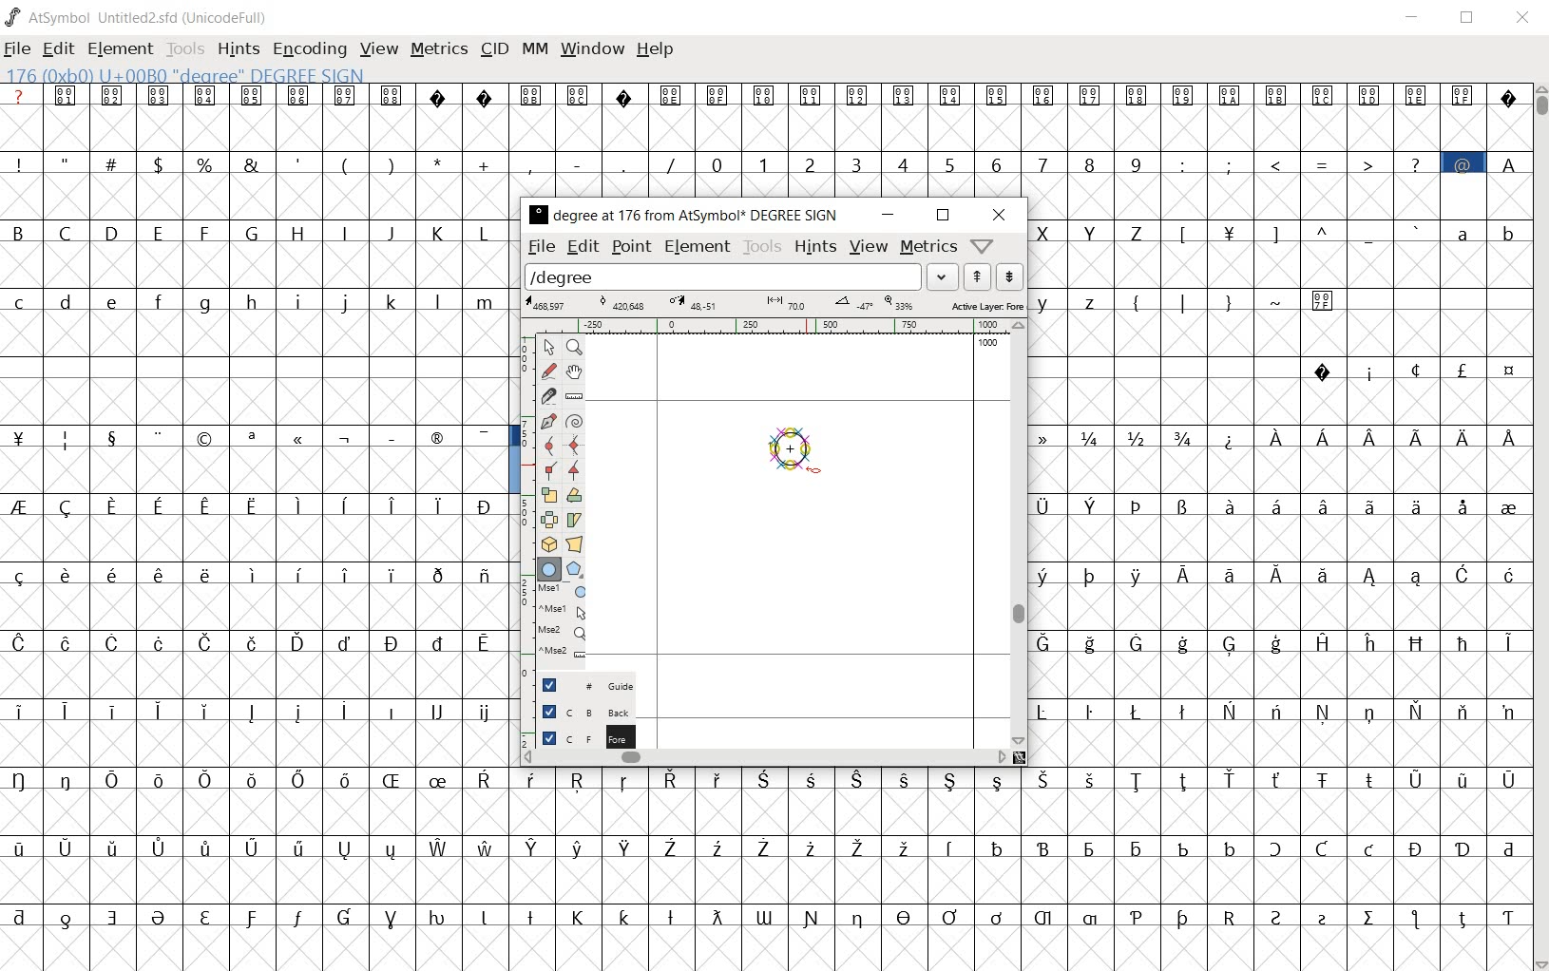 This screenshot has height=971, width=1549. What do you see at coordinates (629, 247) in the screenshot?
I see `point` at bounding box center [629, 247].